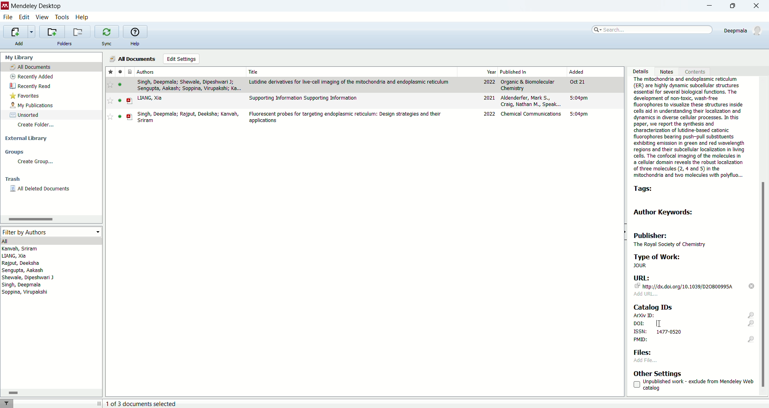 The width and height of the screenshot is (769, 408). Describe the element at coordinates (189, 85) in the screenshot. I see `singh, deepmala; shewale, dipeshwari J; sengupta, aakash; soppina, virupakshi; ka` at that location.